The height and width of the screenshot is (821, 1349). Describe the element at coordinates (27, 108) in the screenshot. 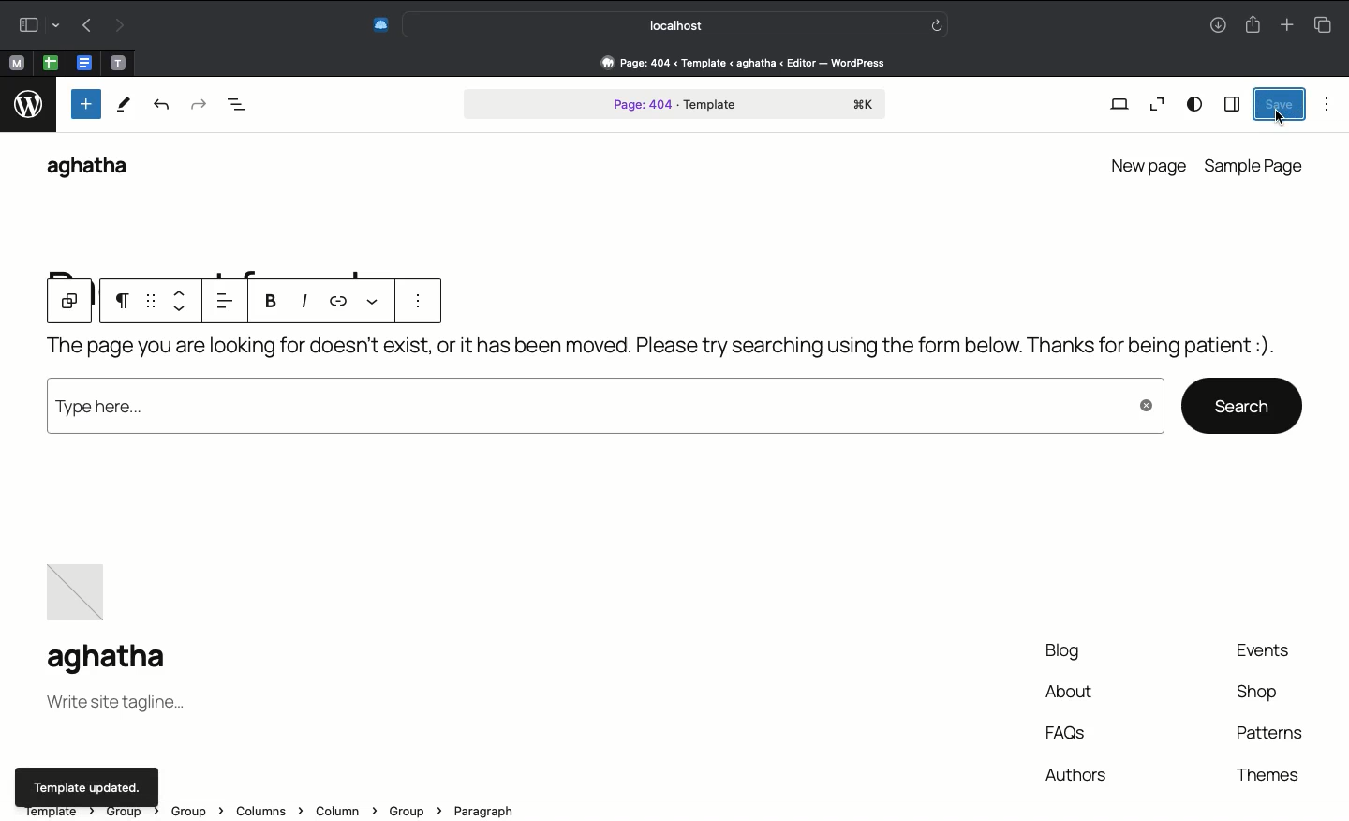

I see `logo` at that location.